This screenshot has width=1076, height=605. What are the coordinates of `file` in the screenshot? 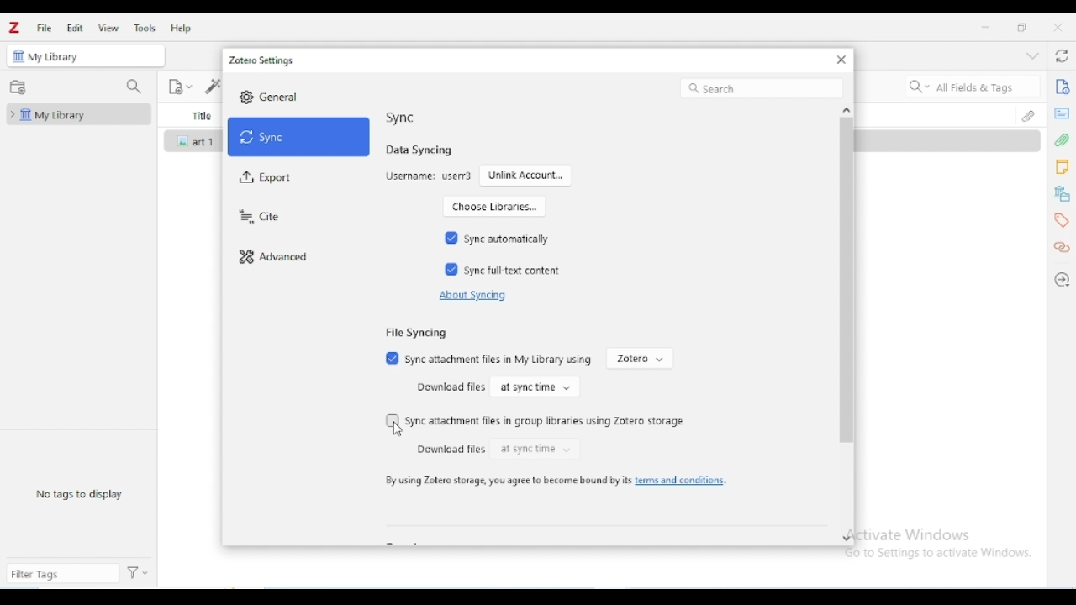 It's located at (44, 29).